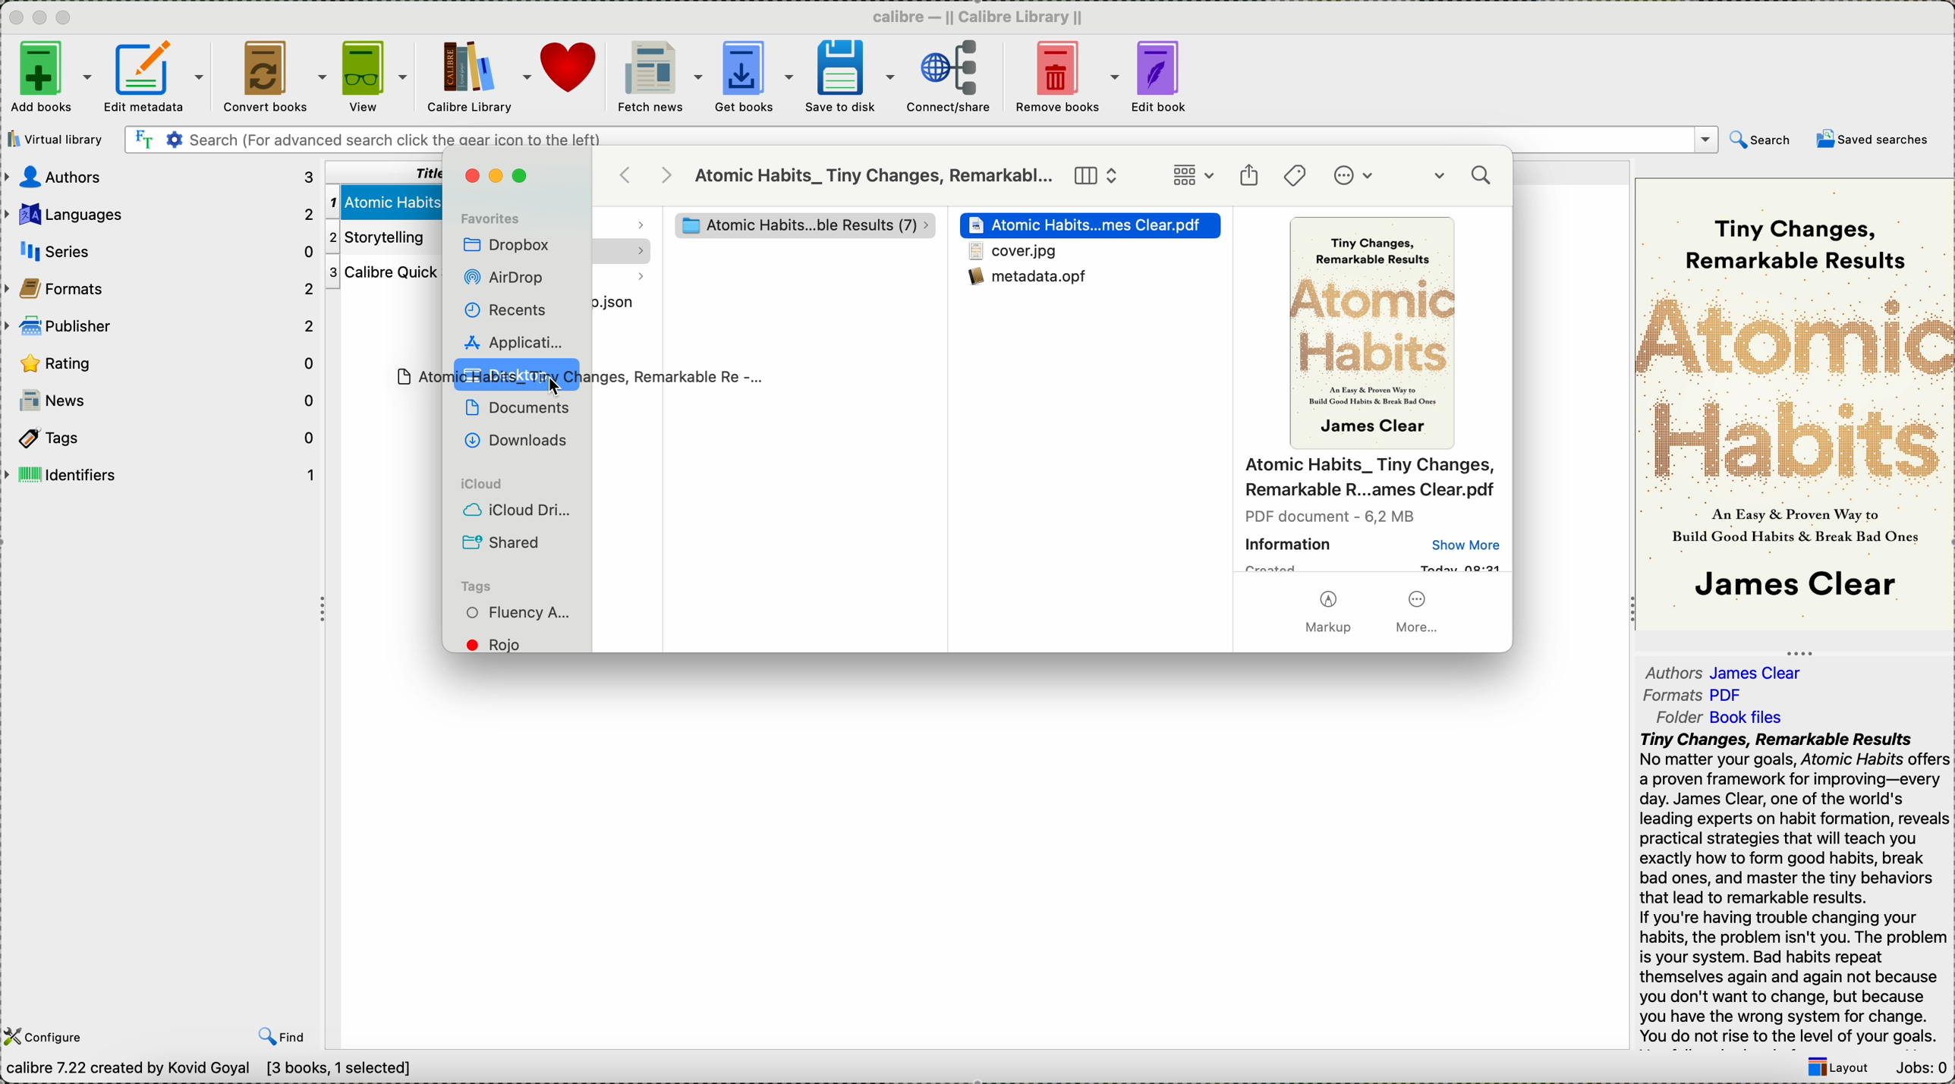  What do you see at coordinates (216, 1071) in the screenshot?
I see `data` at bounding box center [216, 1071].